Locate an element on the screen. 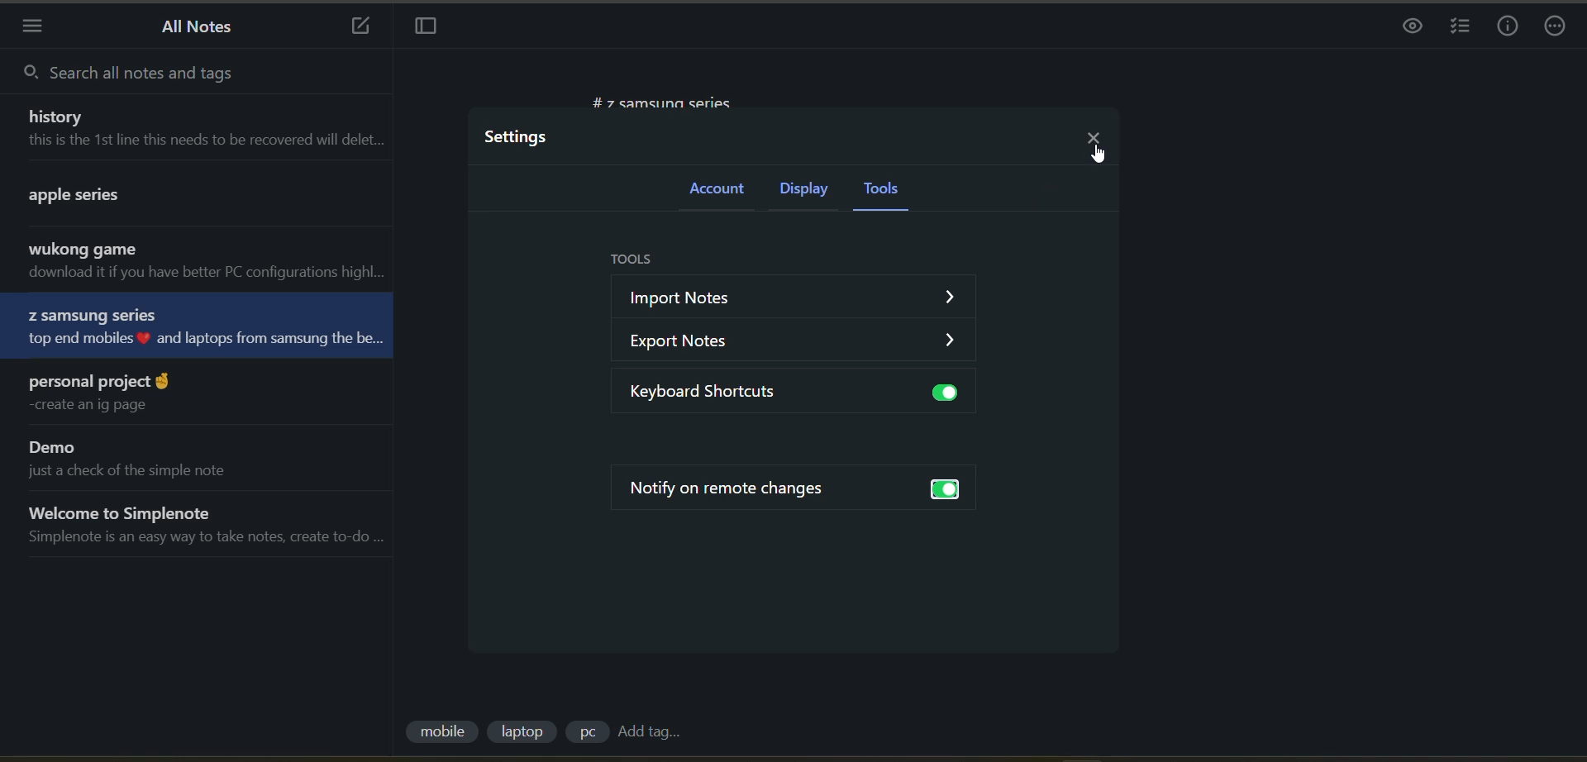  note title and preview is located at coordinates (207, 131).